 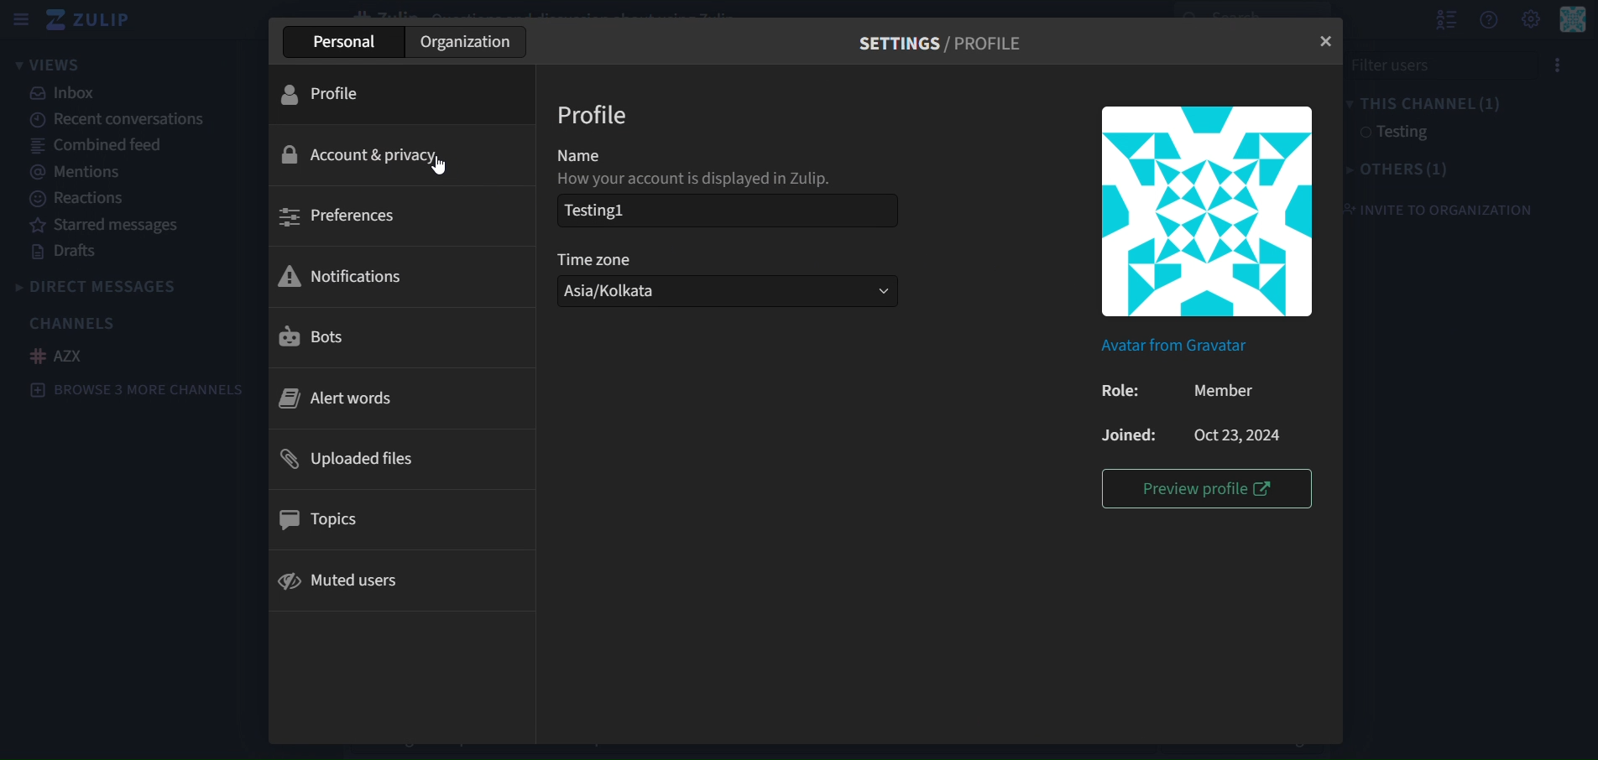 I want to click on main menu, so click(x=1530, y=19).